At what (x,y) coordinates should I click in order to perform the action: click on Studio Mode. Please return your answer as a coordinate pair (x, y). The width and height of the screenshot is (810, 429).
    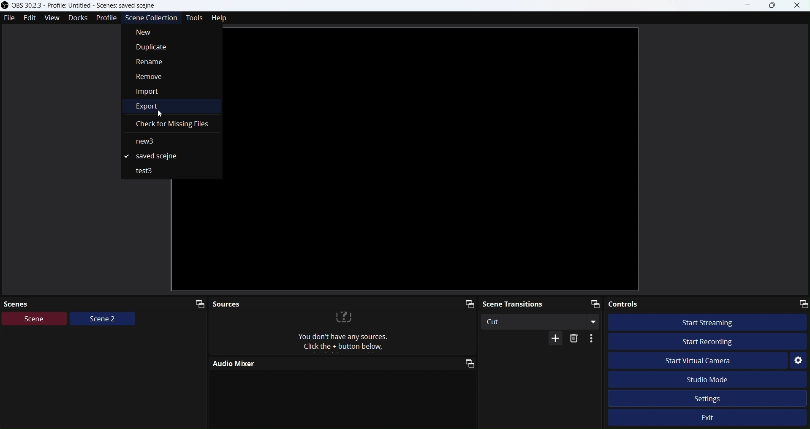
    Looking at the image, I should click on (709, 380).